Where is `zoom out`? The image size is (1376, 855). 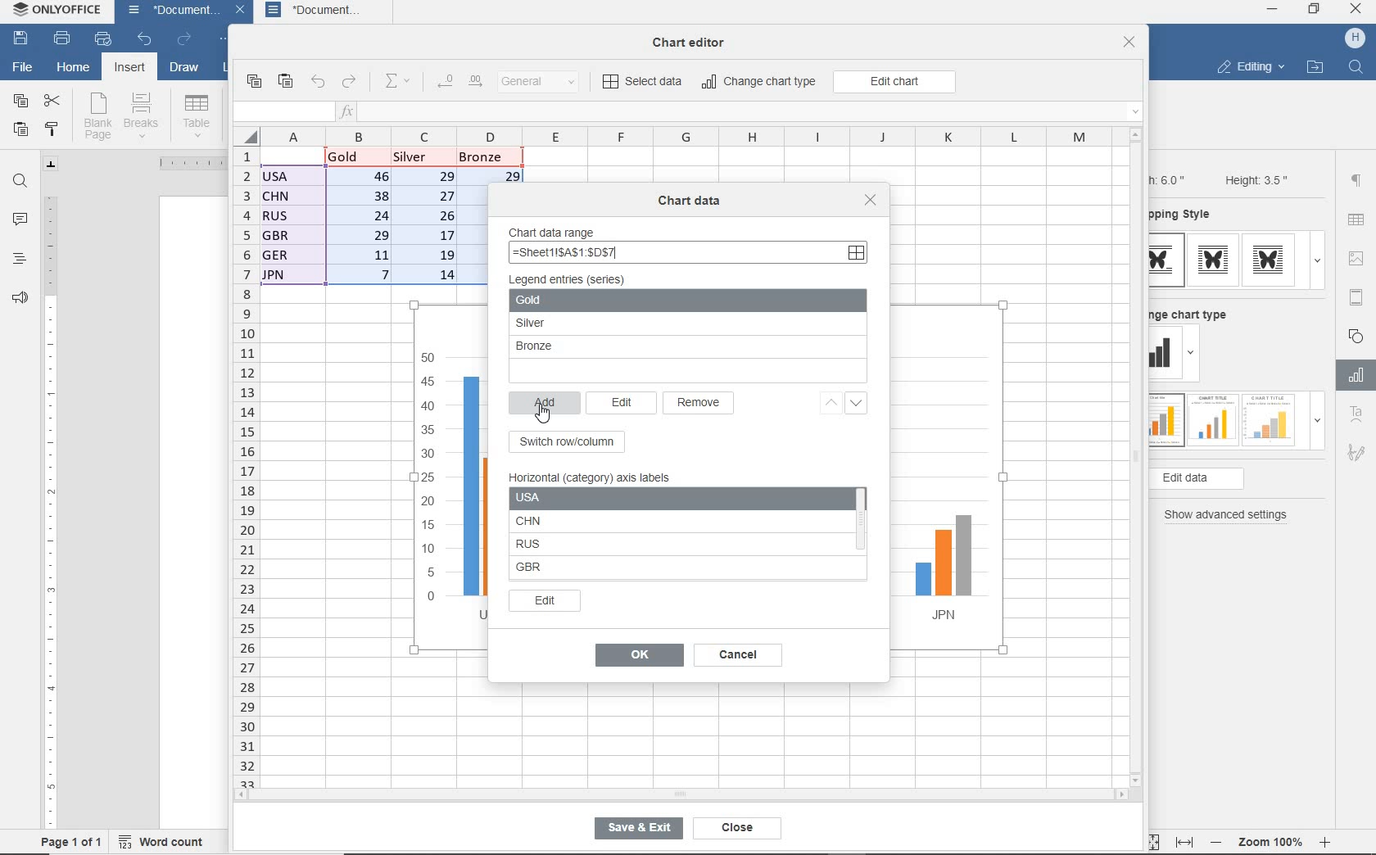 zoom out is located at coordinates (1218, 842).